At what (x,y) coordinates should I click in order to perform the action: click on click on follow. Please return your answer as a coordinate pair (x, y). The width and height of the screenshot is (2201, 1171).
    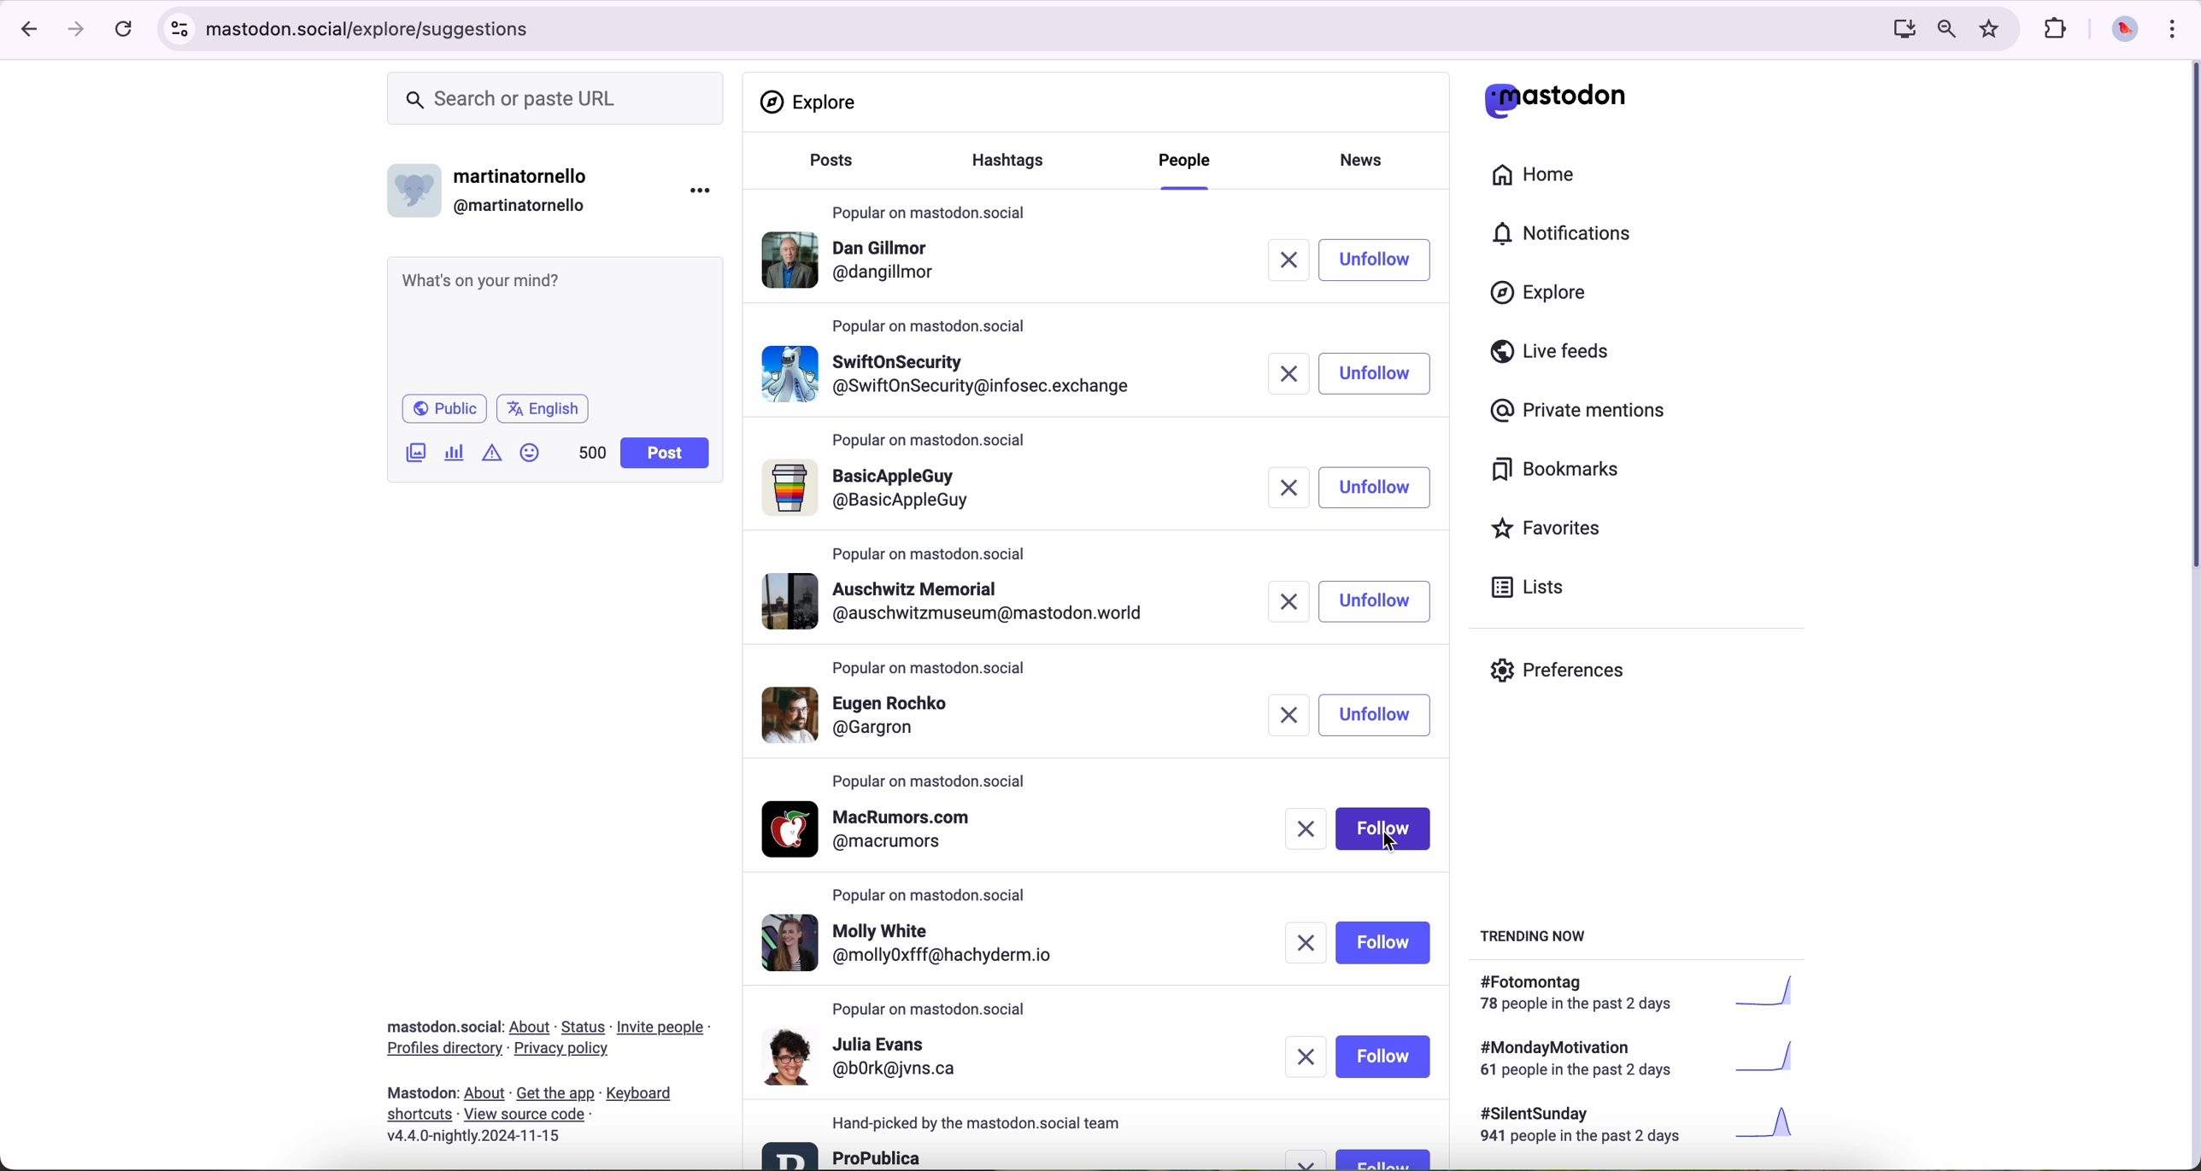
    Looking at the image, I should click on (1385, 828).